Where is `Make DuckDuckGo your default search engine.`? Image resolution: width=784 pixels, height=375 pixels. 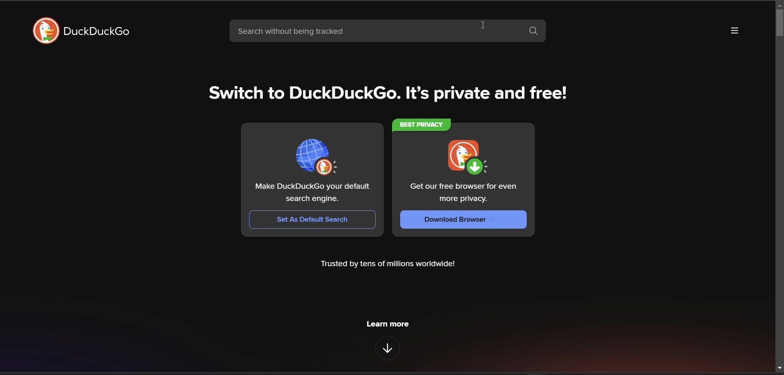 Make DuckDuckGo your default search engine. is located at coordinates (313, 193).